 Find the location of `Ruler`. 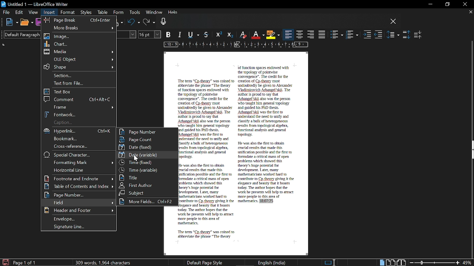

Ruler is located at coordinates (234, 45).